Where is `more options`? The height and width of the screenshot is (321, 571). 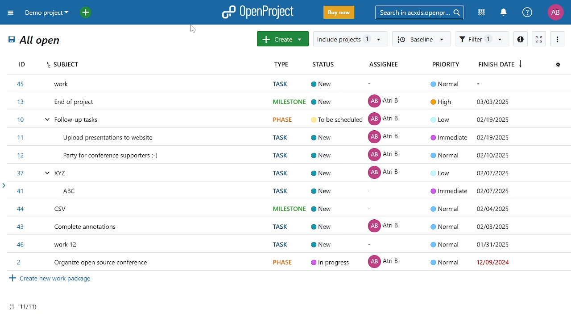
more options is located at coordinates (558, 39).